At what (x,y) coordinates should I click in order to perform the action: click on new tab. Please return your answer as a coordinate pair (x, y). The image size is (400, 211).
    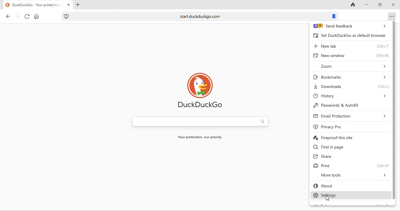
    Looking at the image, I should click on (350, 46).